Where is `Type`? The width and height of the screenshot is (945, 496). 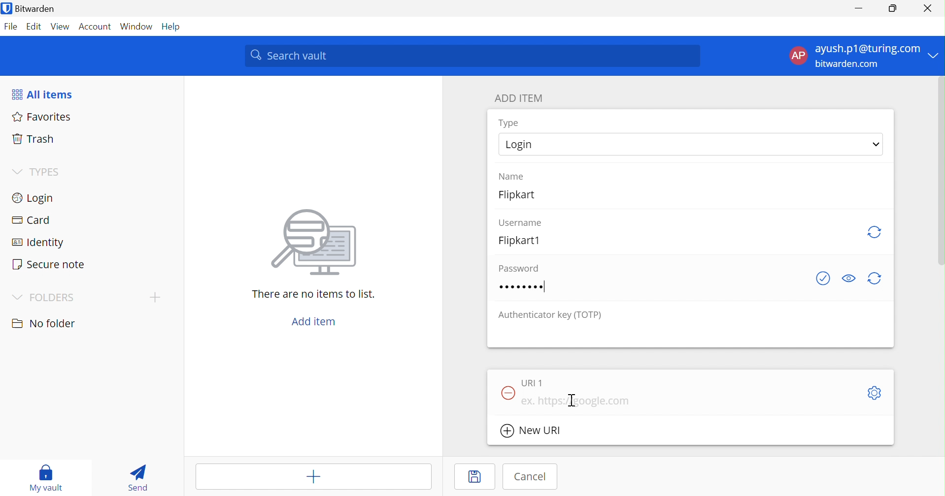
Type is located at coordinates (509, 123).